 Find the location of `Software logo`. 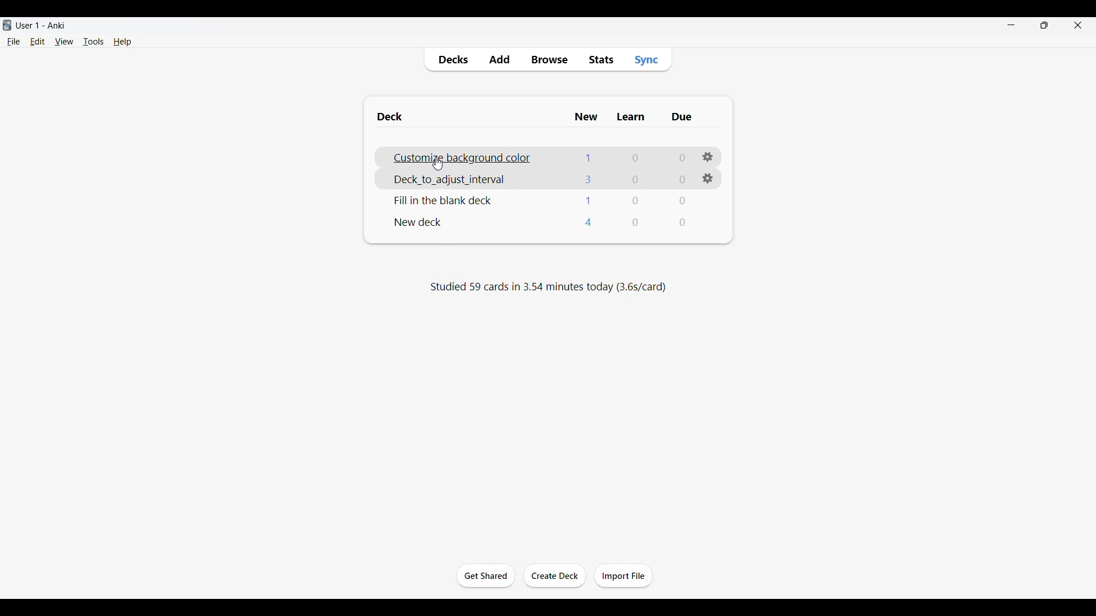

Software logo is located at coordinates (7, 25).